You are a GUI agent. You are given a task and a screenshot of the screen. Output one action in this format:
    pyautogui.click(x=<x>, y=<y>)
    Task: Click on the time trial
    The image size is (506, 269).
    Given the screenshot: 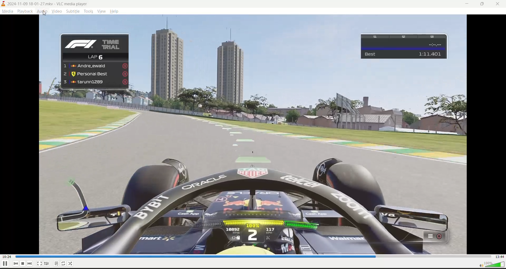 What is the action you would take?
    pyautogui.click(x=94, y=43)
    